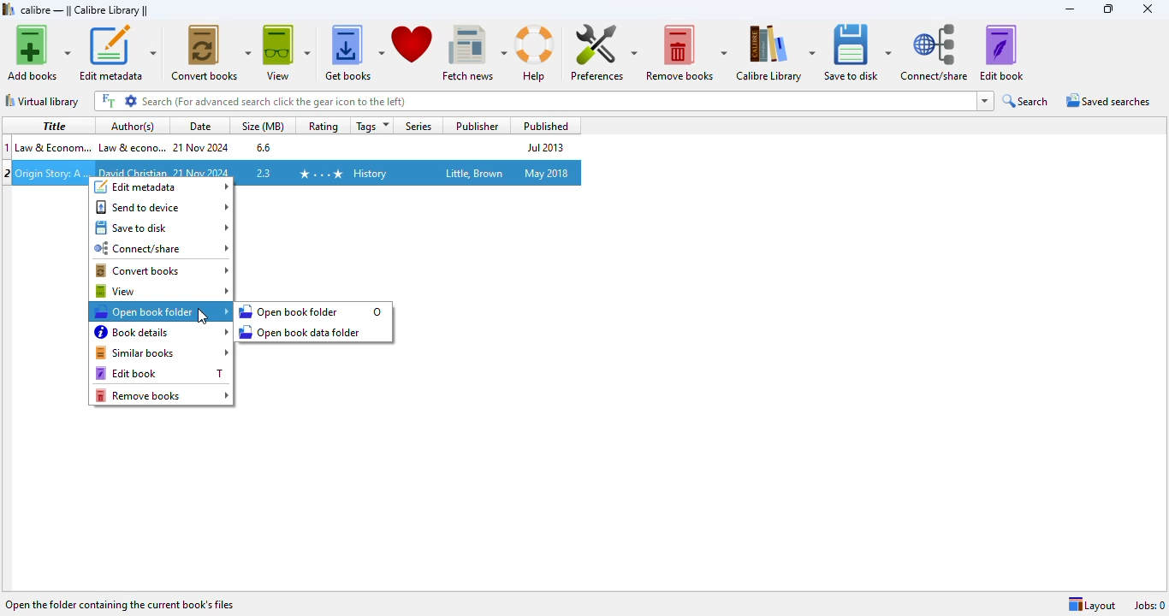  Describe the element at coordinates (1148, 9) in the screenshot. I see `close` at that location.